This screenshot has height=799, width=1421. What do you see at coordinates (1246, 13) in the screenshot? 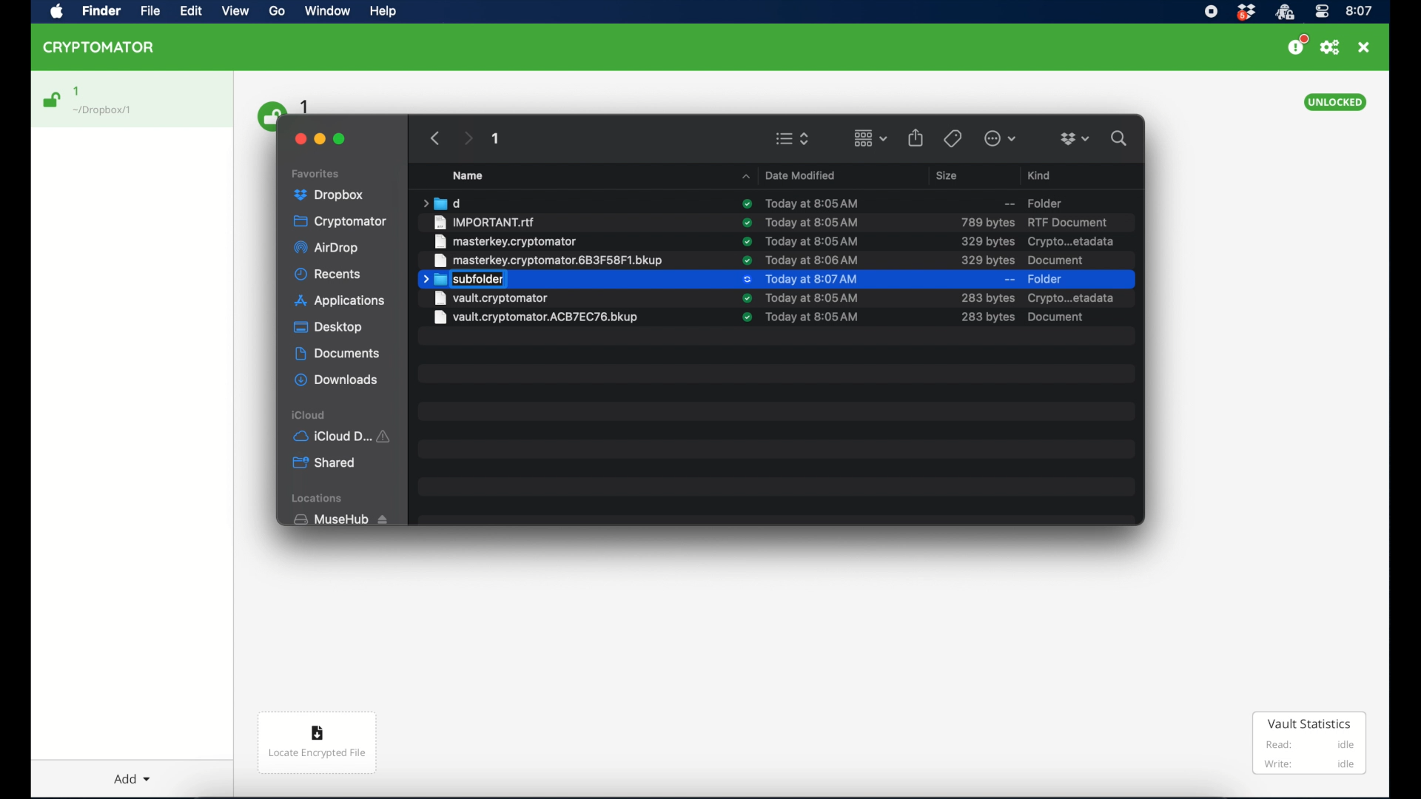
I see `dropbox icon` at bounding box center [1246, 13].